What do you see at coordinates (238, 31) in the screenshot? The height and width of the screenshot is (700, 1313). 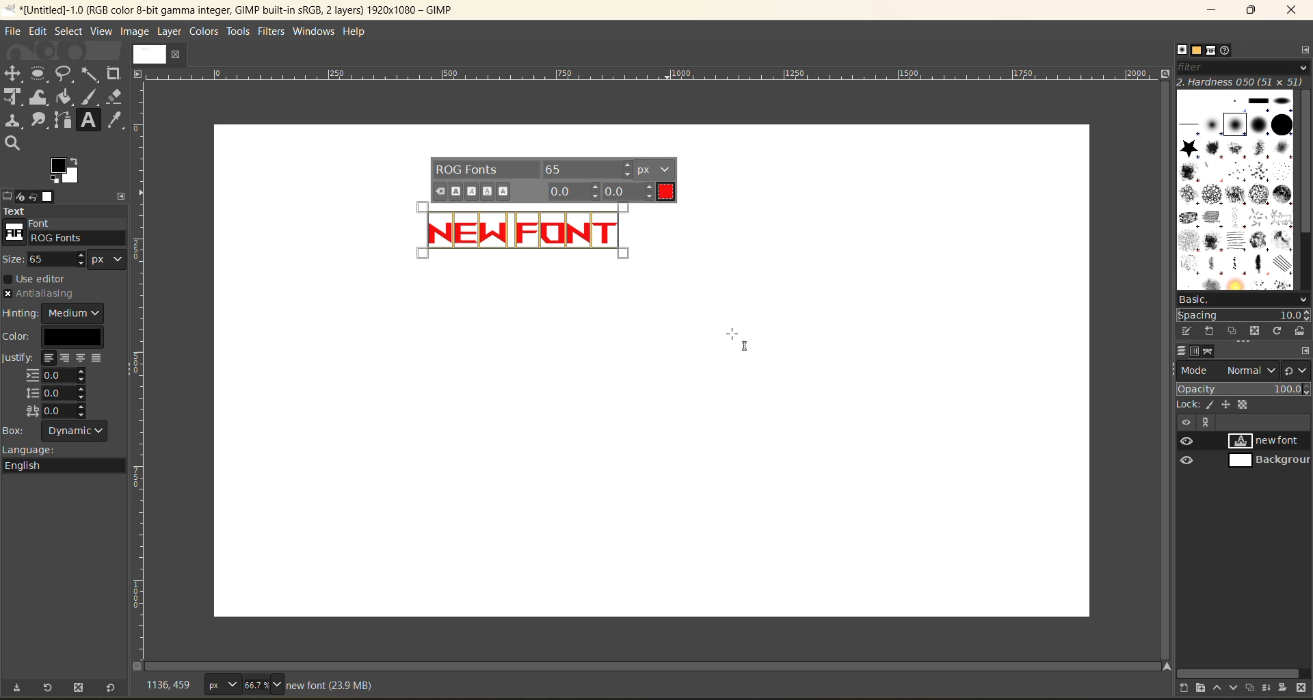 I see `tools` at bounding box center [238, 31].